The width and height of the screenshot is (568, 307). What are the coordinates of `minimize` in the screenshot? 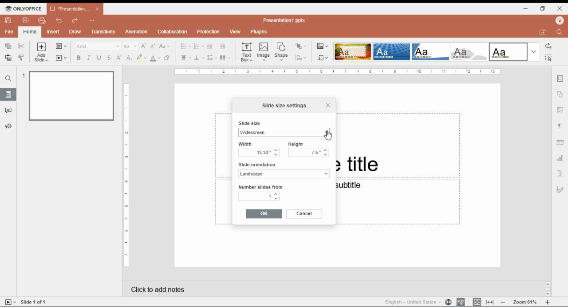 It's located at (526, 8).